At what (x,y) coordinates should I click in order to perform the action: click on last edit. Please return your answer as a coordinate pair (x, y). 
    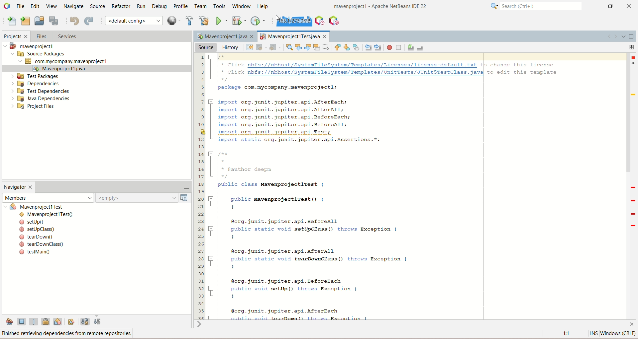
    Looking at the image, I should click on (250, 47).